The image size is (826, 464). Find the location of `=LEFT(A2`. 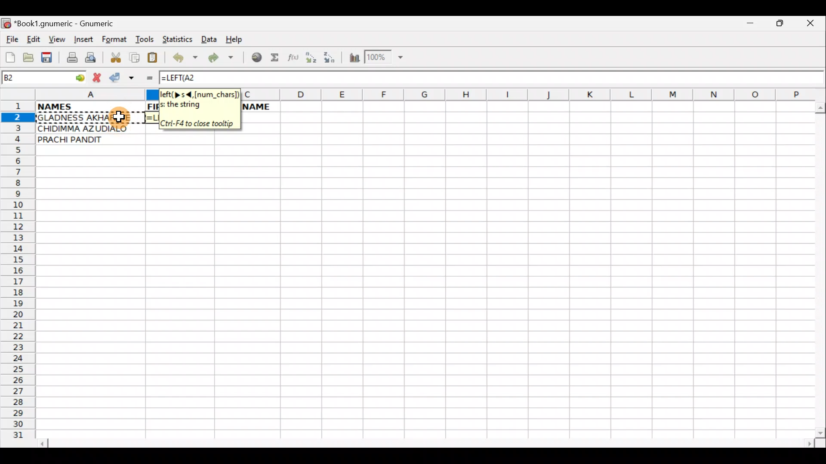

=LEFT(A2 is located at coordinates (188, 79).